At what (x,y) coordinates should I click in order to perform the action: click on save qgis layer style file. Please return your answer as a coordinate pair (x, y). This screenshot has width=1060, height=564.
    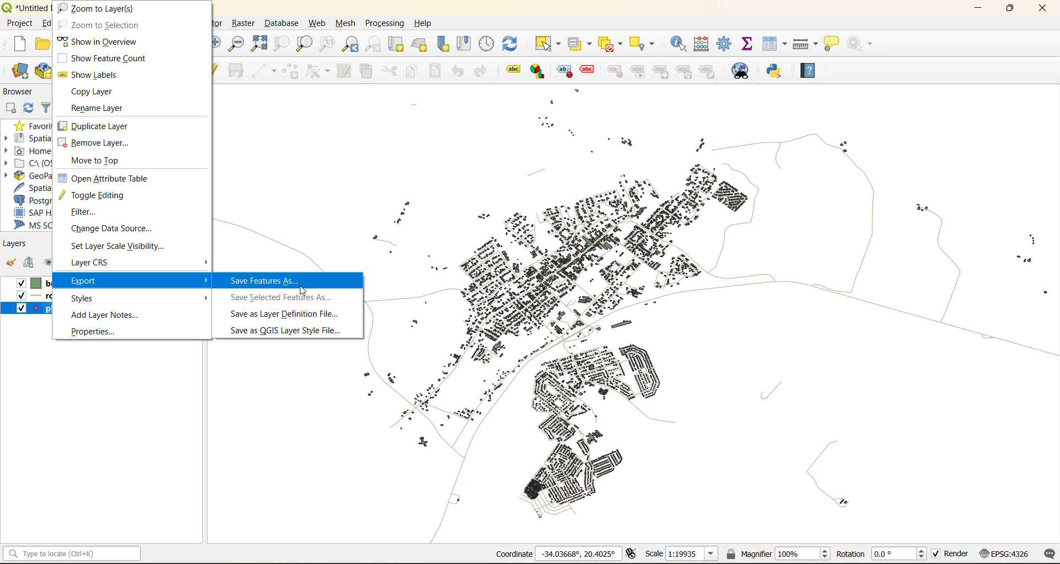
    Looking at the image, I should click on (289, 330).